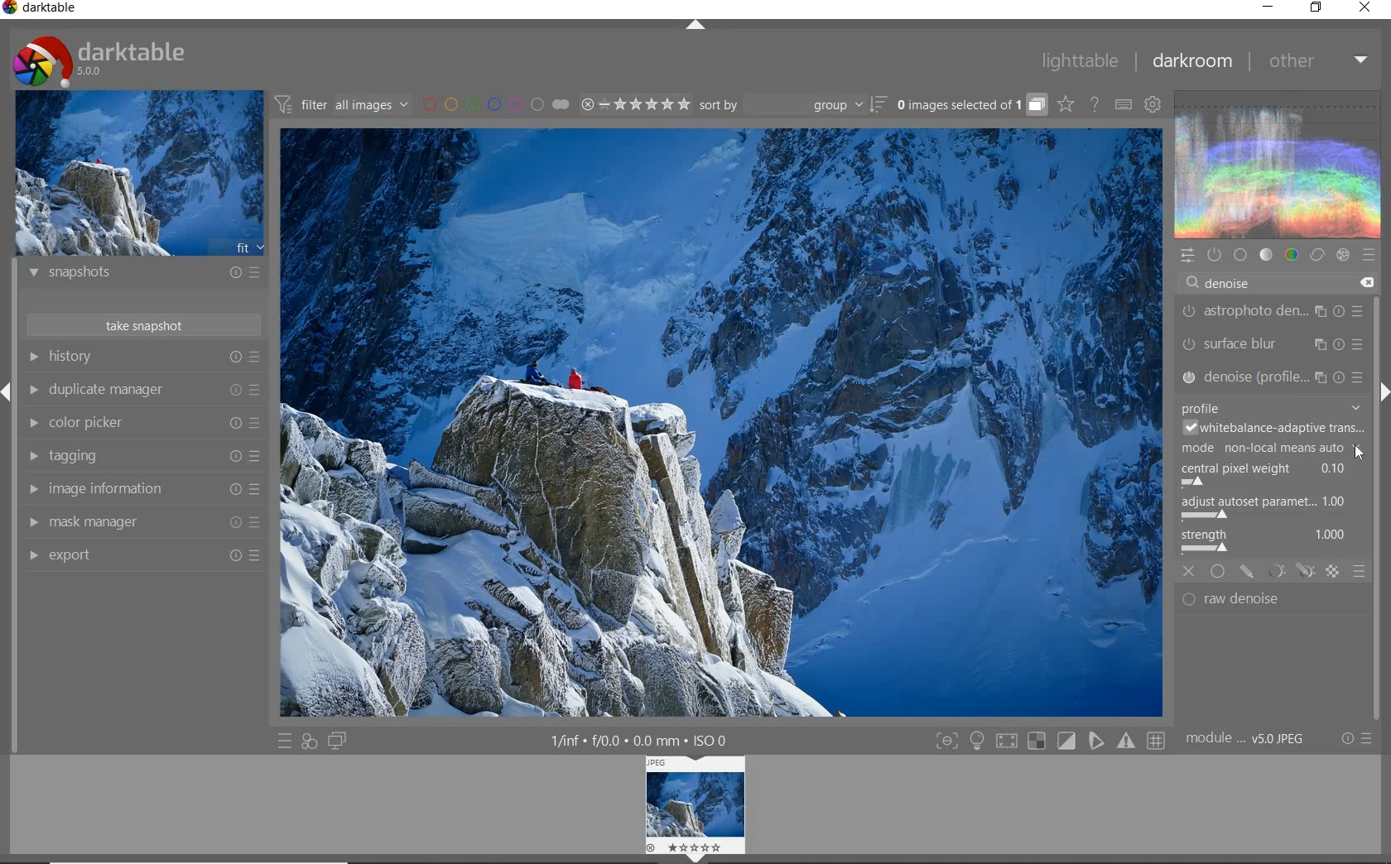 Image resolution: width=1391 pixels, height=864 pixels. What do you see at coordinates (1096, 106) in the screenshot?
I see `enable online help` at bounding box center [1096, 106].